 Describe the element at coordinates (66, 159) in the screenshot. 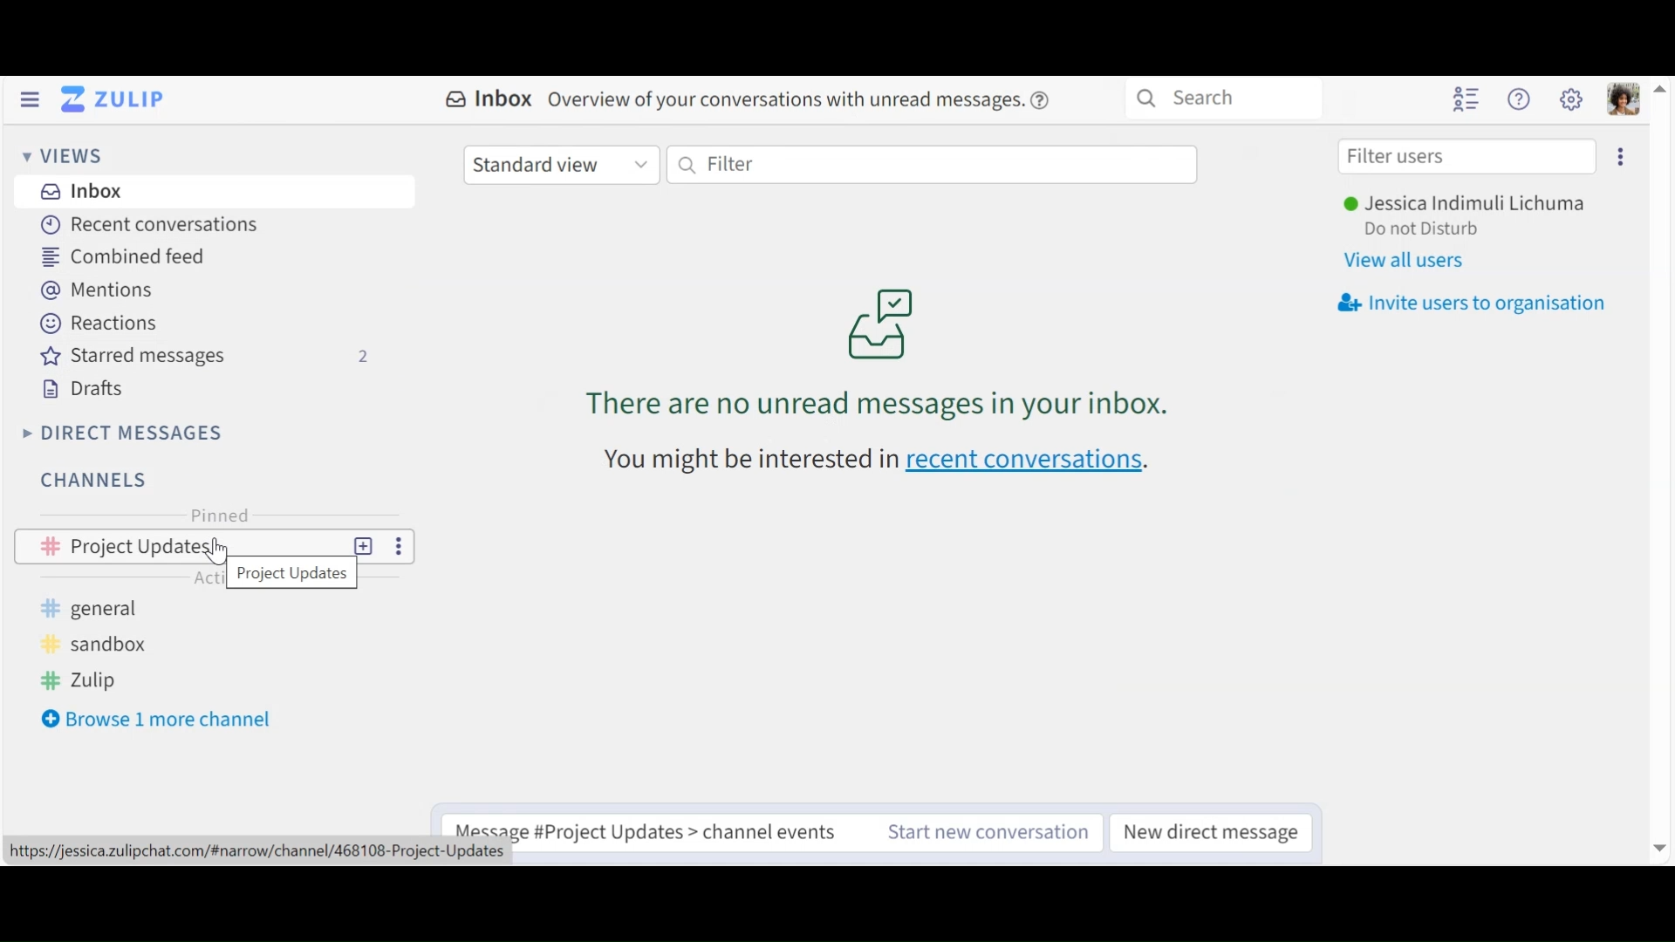

I see `Views` at that location.